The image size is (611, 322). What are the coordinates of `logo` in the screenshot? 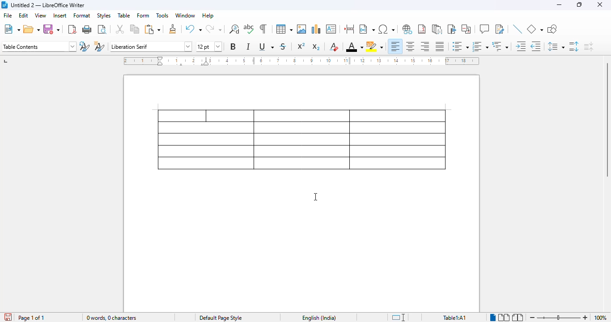 It's located at (4, 5).